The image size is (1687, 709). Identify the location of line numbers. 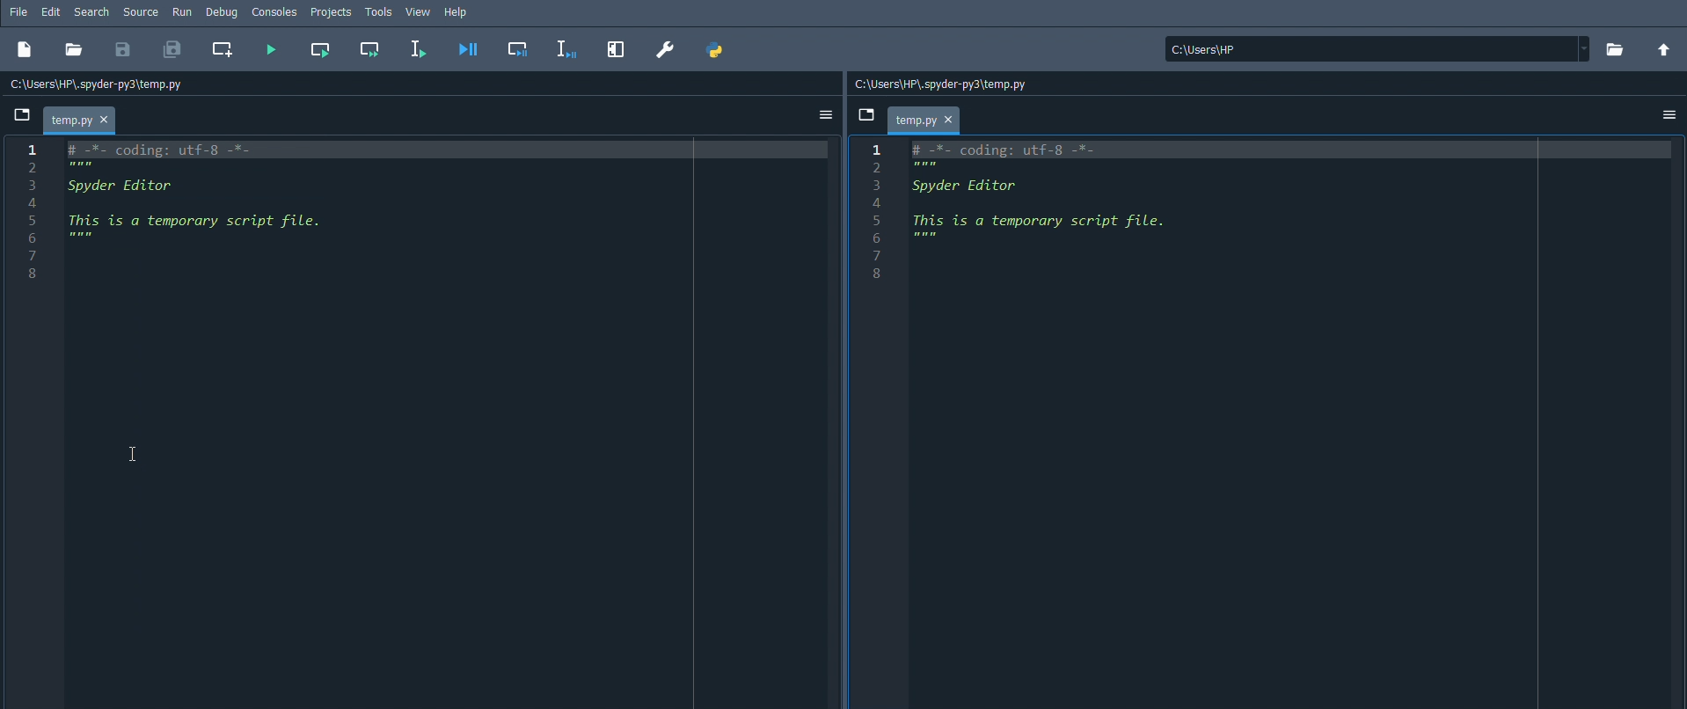
(879, 212).